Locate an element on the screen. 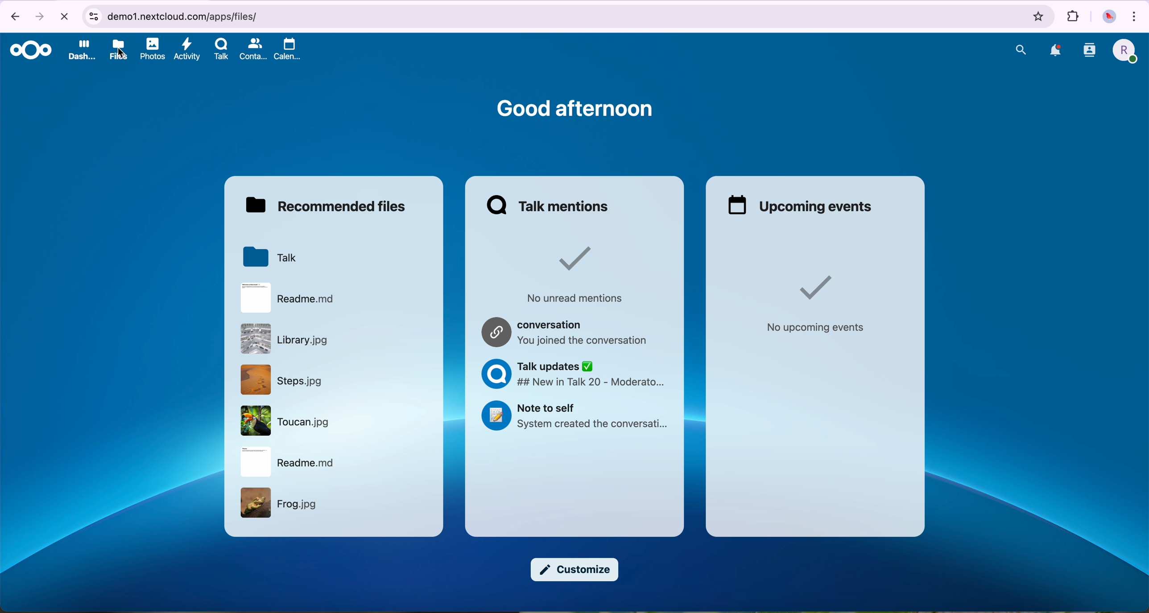  good afternoon is located at coordinates (573, 107).